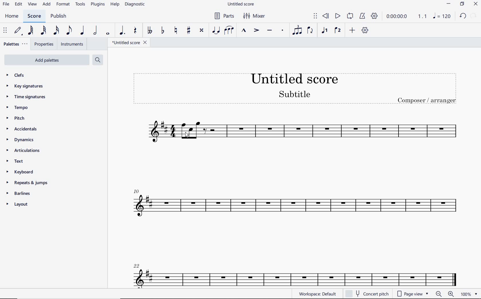 The height and width of the screenshot is (299, 481). Describe the element at coordinates (413, 294) in the screenshot. I see `PAGE VIEW` at that location.